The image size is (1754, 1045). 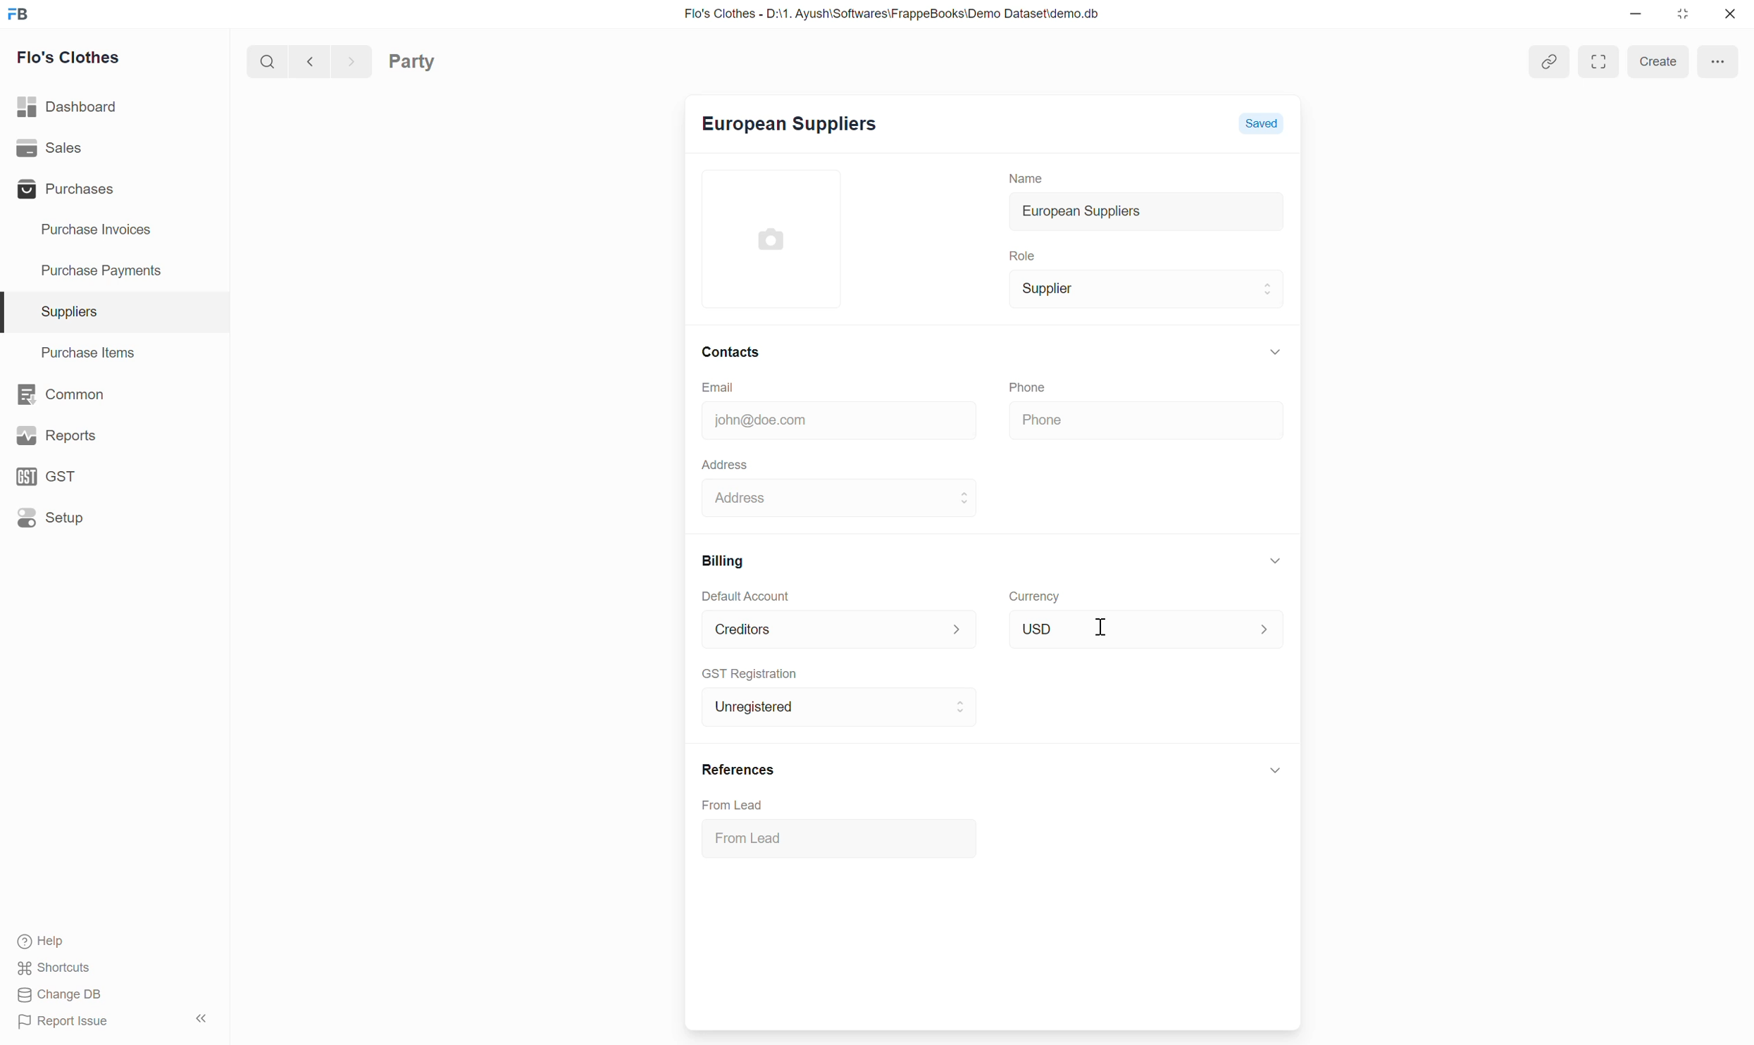 What do you see at coordinates (1031, 594) in the screenshot?
I see `Currency` at bounding box center [1031, 594].